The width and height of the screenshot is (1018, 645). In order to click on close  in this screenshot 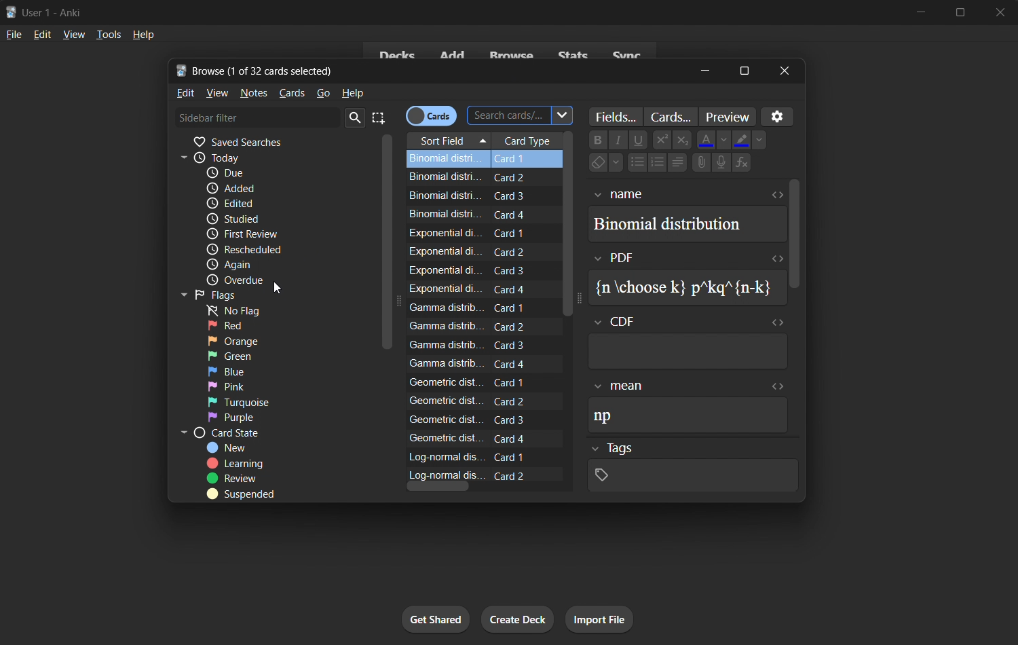, I will do `click(998, 12)`.